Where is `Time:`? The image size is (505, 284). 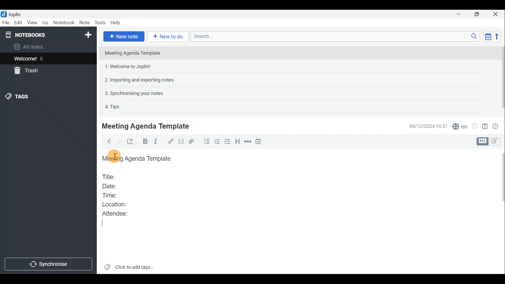 Time: is located at coordinates (110, 194).